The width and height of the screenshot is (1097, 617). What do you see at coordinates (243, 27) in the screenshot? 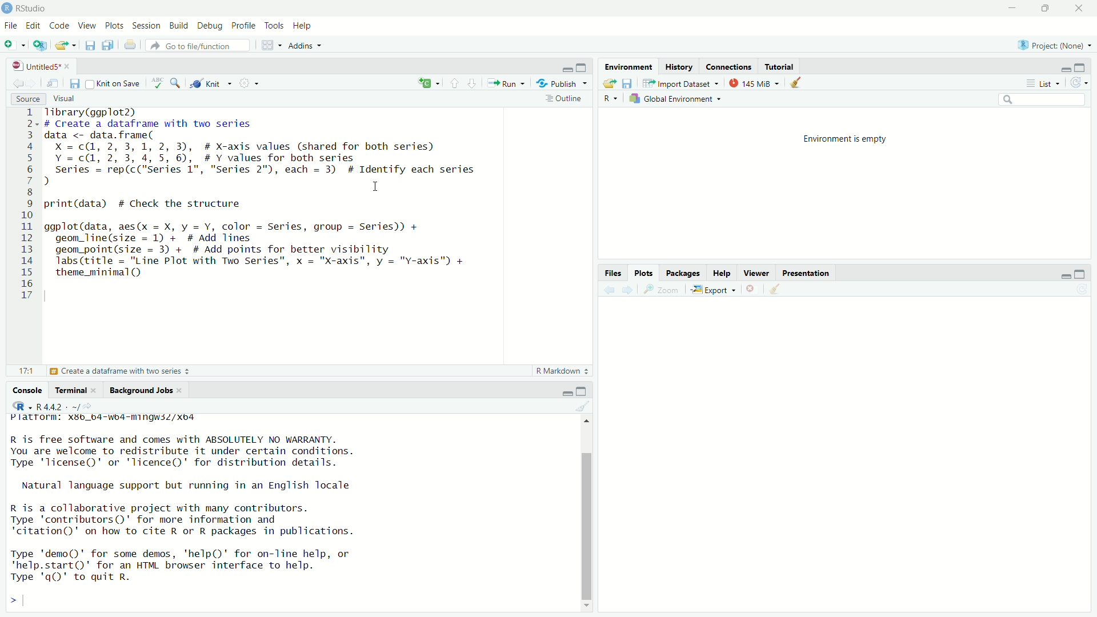
I see `Profile` at bounding box center [243, 27].